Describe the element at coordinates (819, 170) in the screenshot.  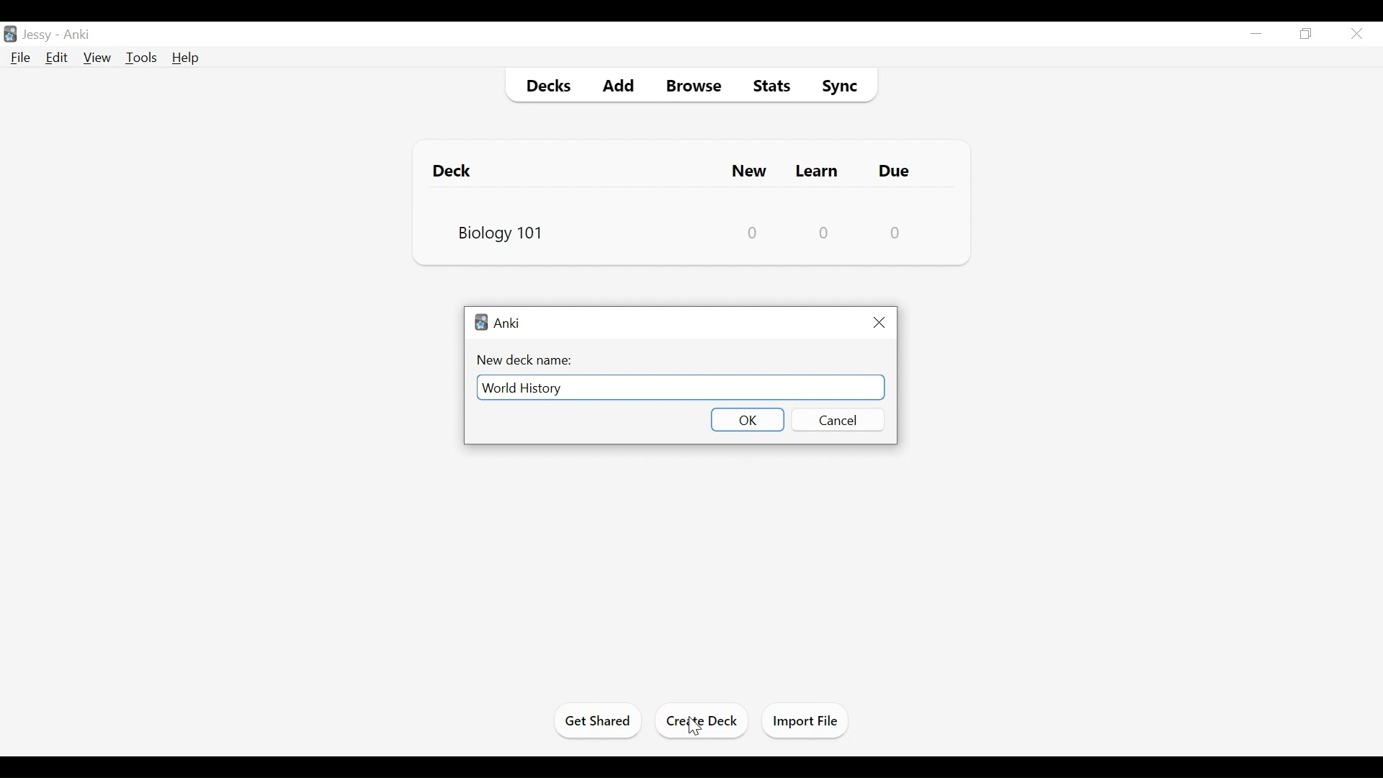
I see `Learn Cards` at that location.